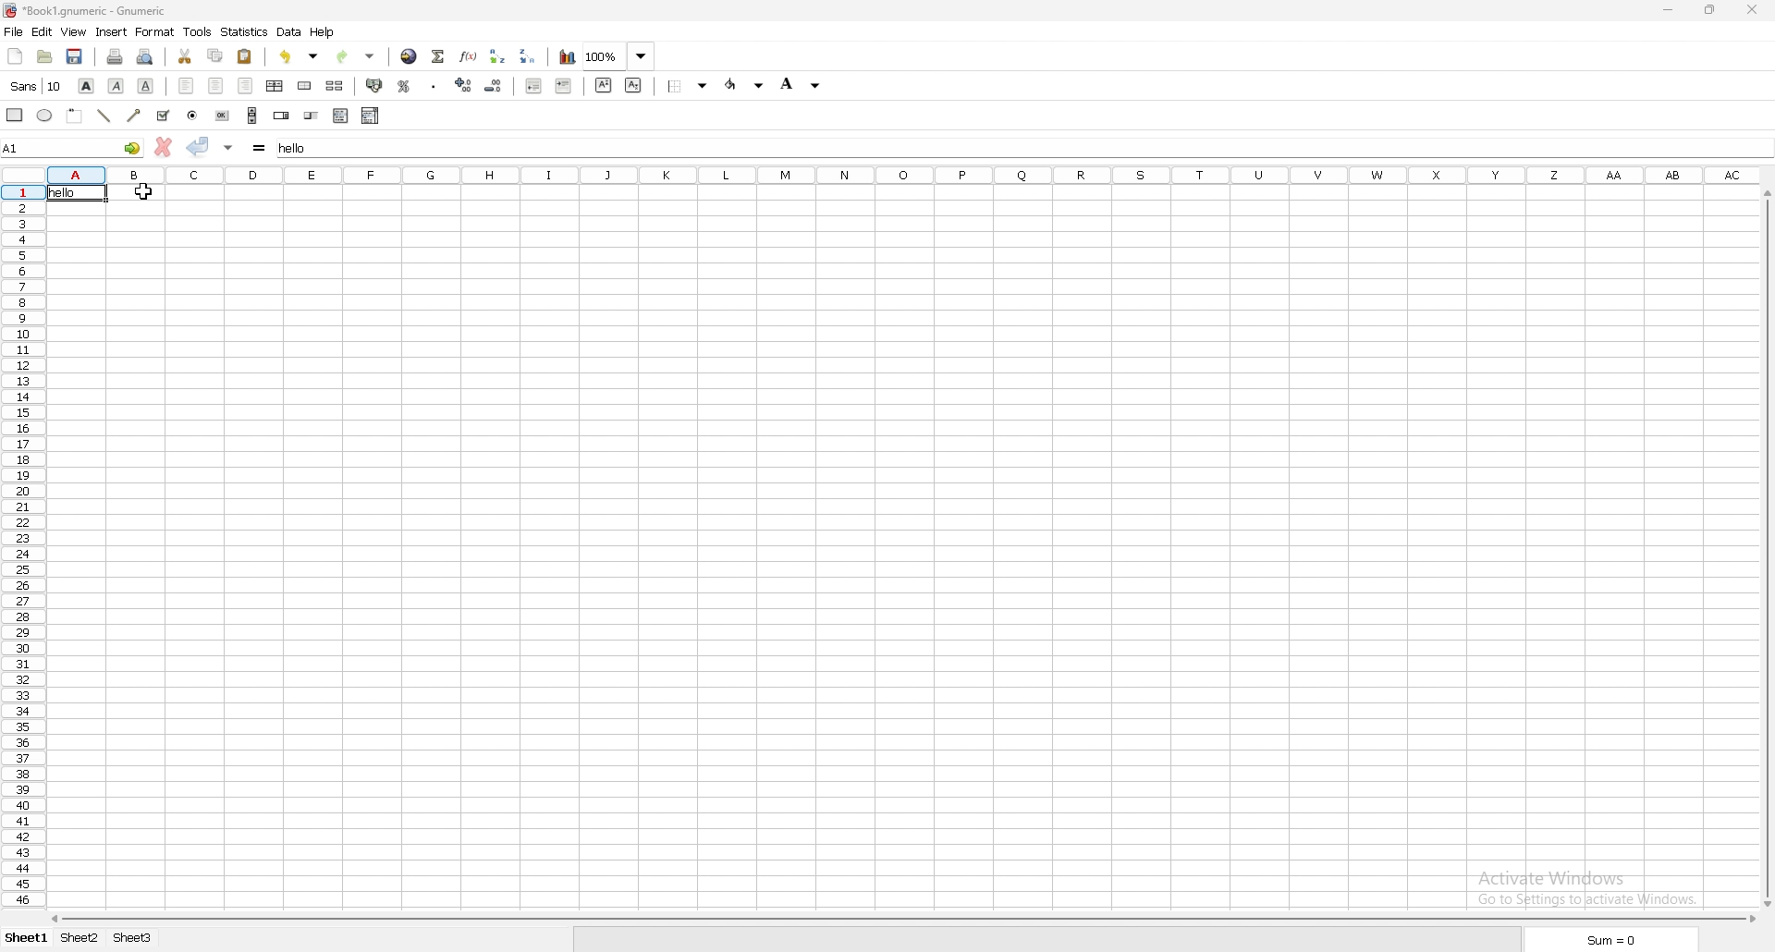  I want to click on file, so click(13, 31).